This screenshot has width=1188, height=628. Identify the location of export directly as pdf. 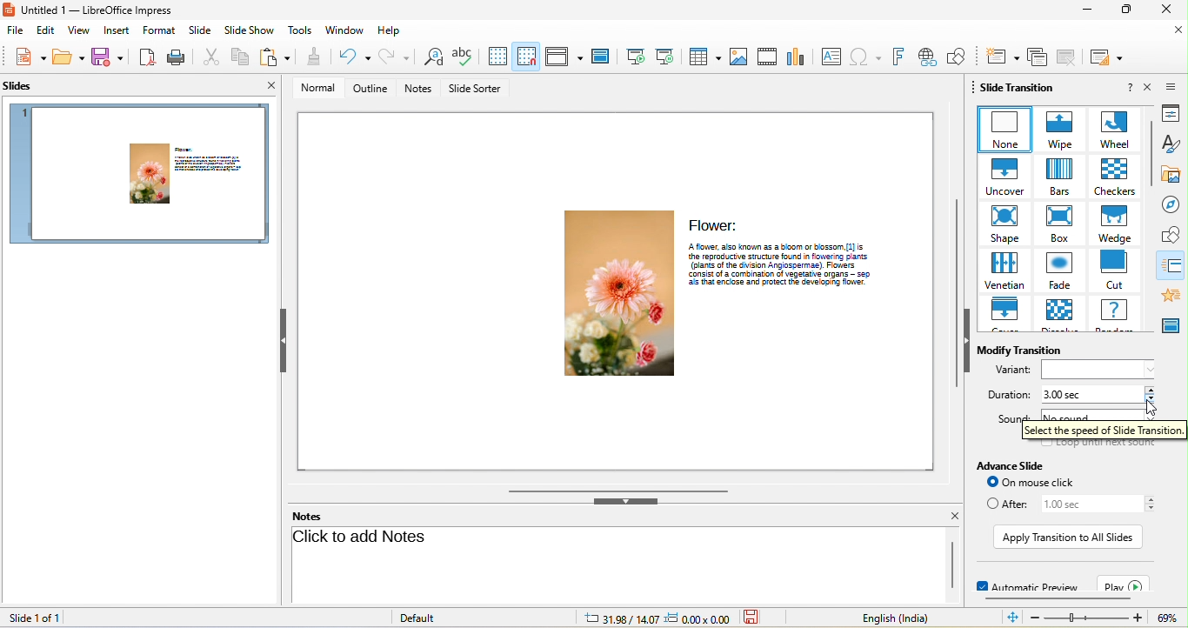
(148, 57).